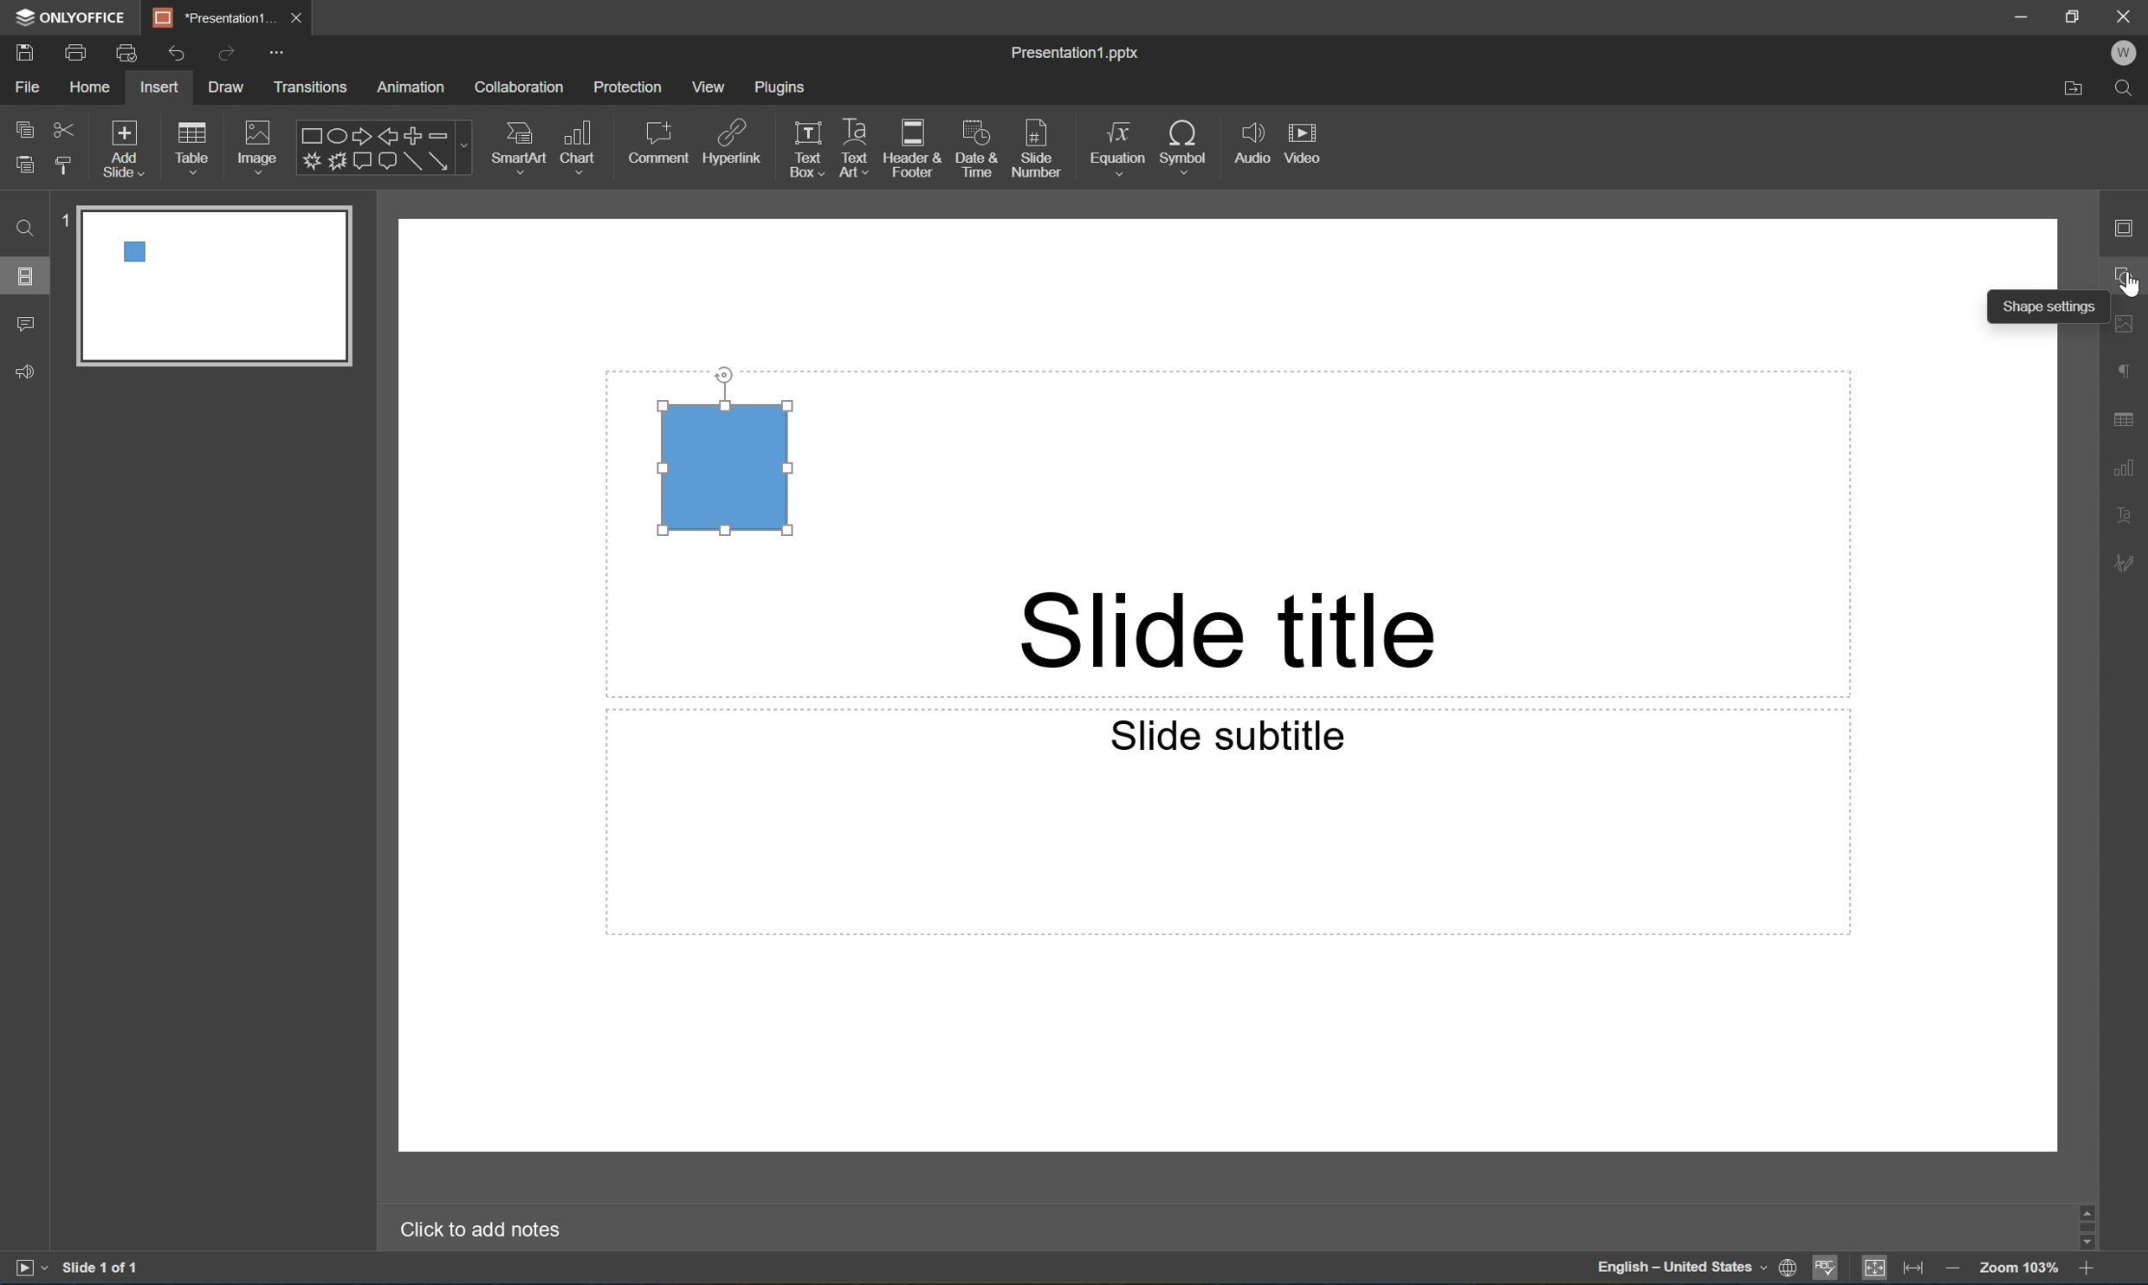 This screenshot has height=1285, width=2148. I want to click on Fit to slide, so click(1874, 1269).